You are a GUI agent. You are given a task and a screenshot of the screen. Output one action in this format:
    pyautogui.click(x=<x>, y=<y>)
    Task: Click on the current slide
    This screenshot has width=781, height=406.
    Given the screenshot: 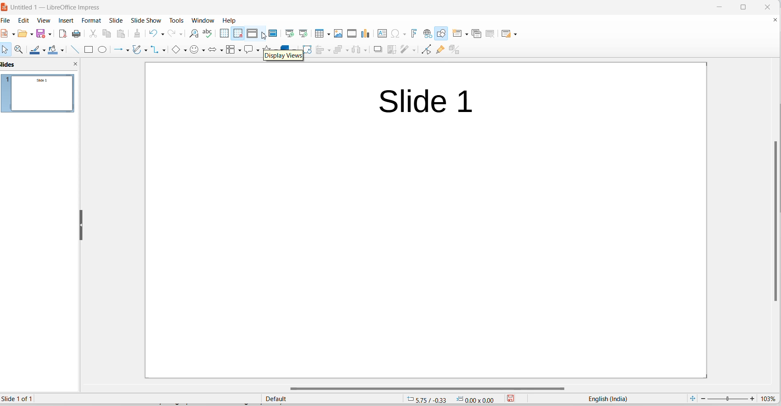 What is the action you would take?
    pyautogui.click(x=21, y=399)
    